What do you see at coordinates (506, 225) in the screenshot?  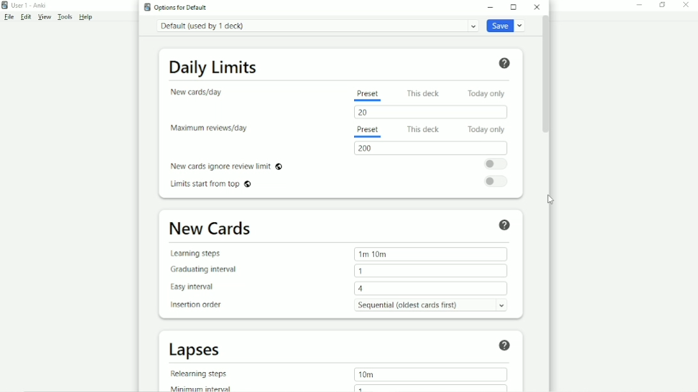 I see `Help` at bounding box center [506, 225].